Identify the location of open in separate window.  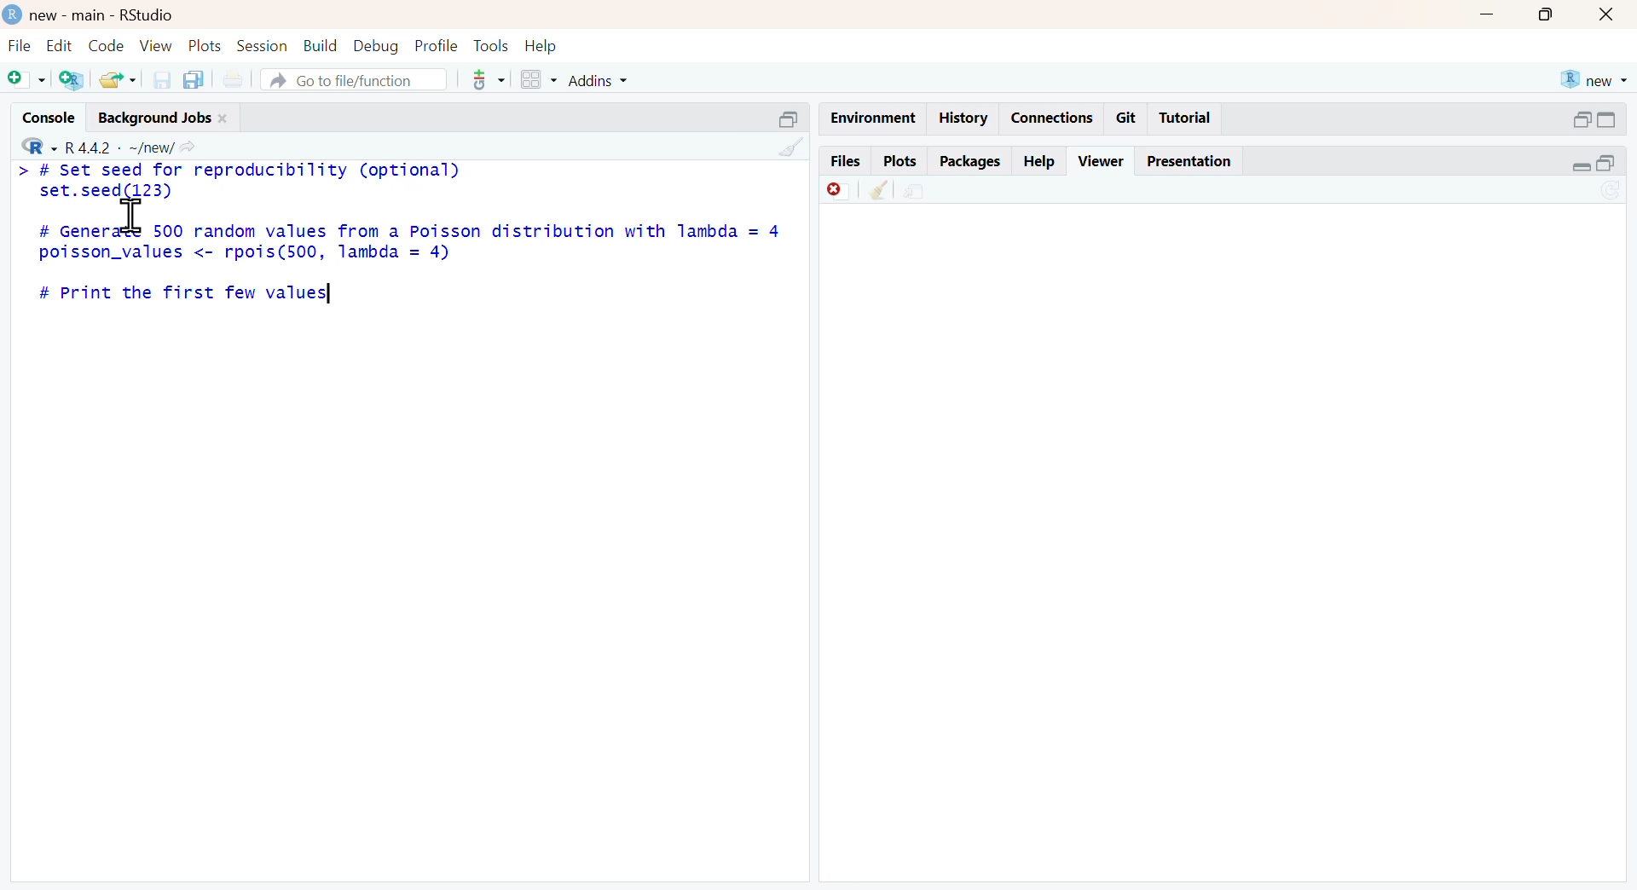
(1606, 163).